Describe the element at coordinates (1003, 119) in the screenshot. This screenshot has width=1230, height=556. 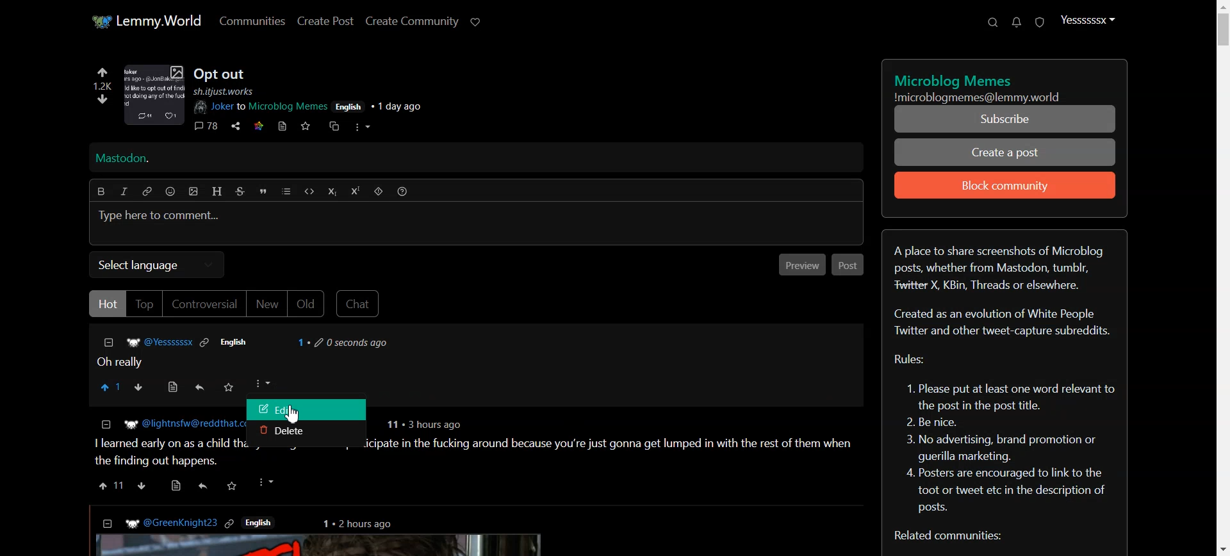
I see `Subscribe` at that location.